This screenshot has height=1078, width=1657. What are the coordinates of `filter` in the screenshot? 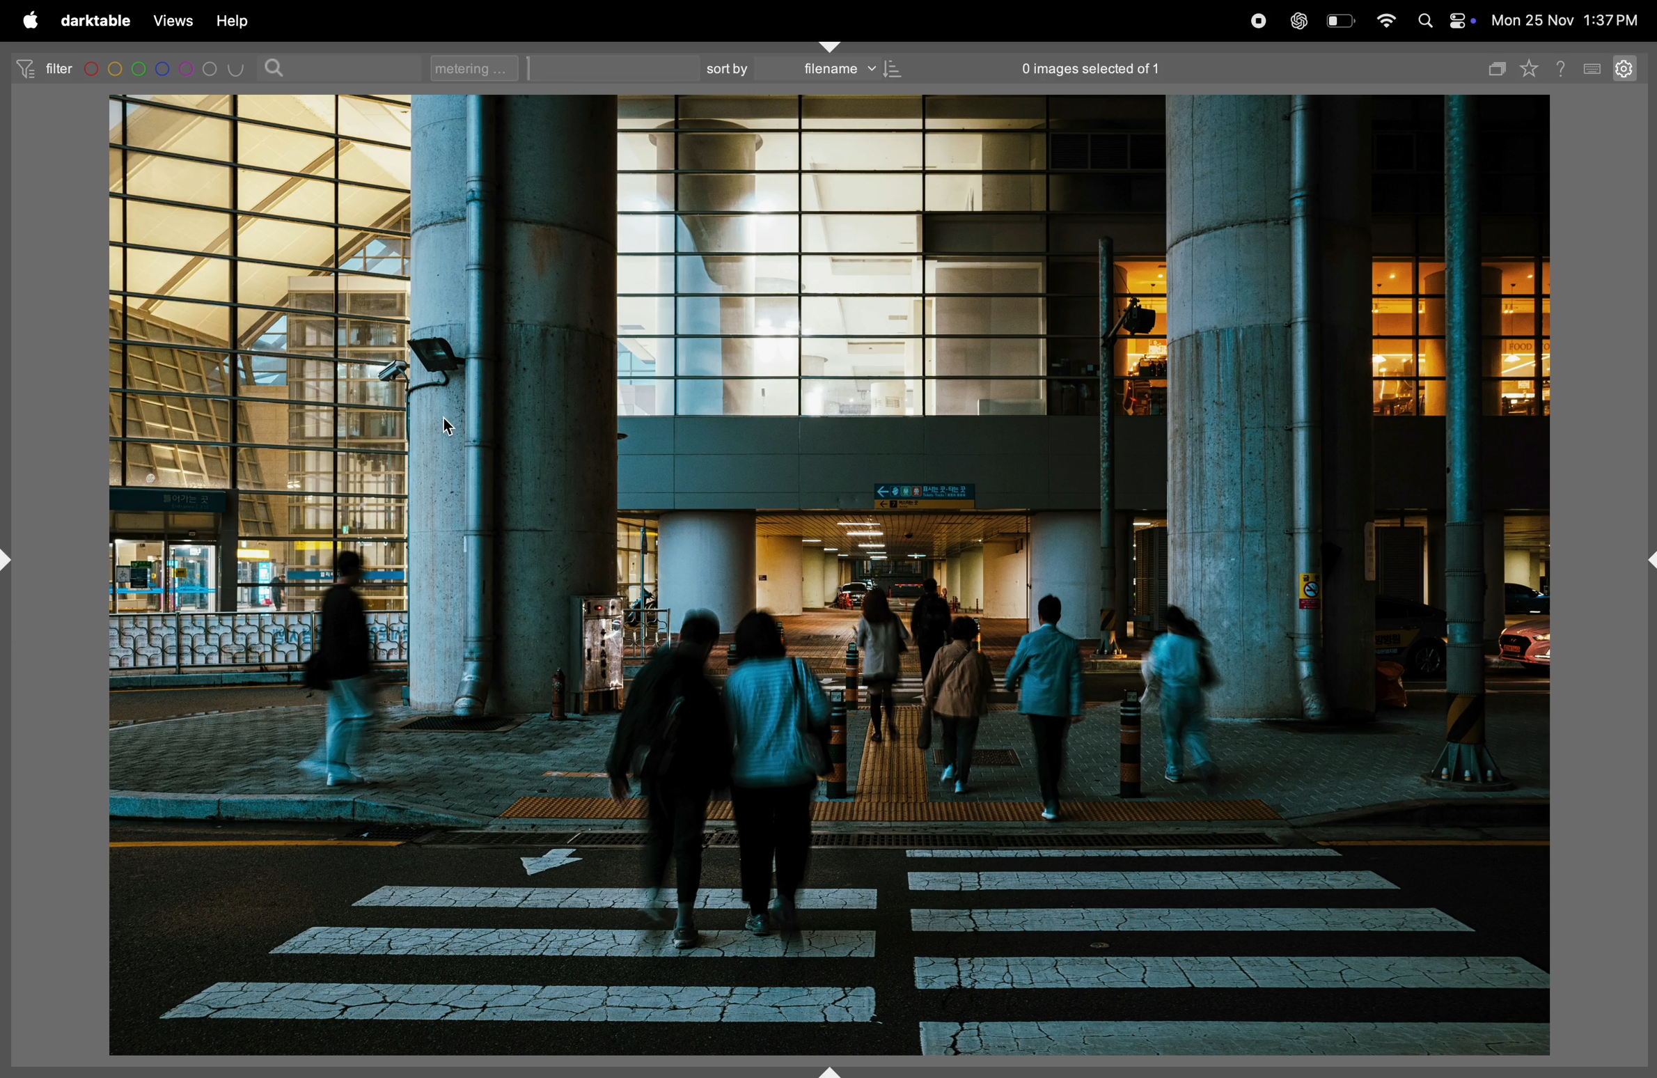 It's located at (44, 68).